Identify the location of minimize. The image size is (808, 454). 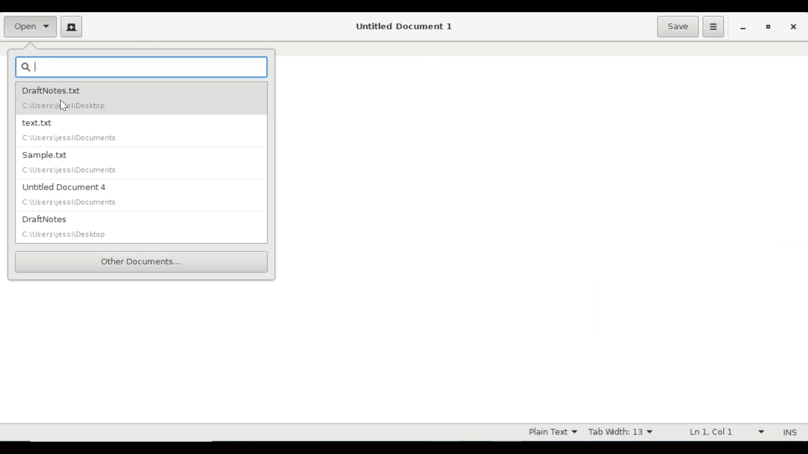
(743, 26).